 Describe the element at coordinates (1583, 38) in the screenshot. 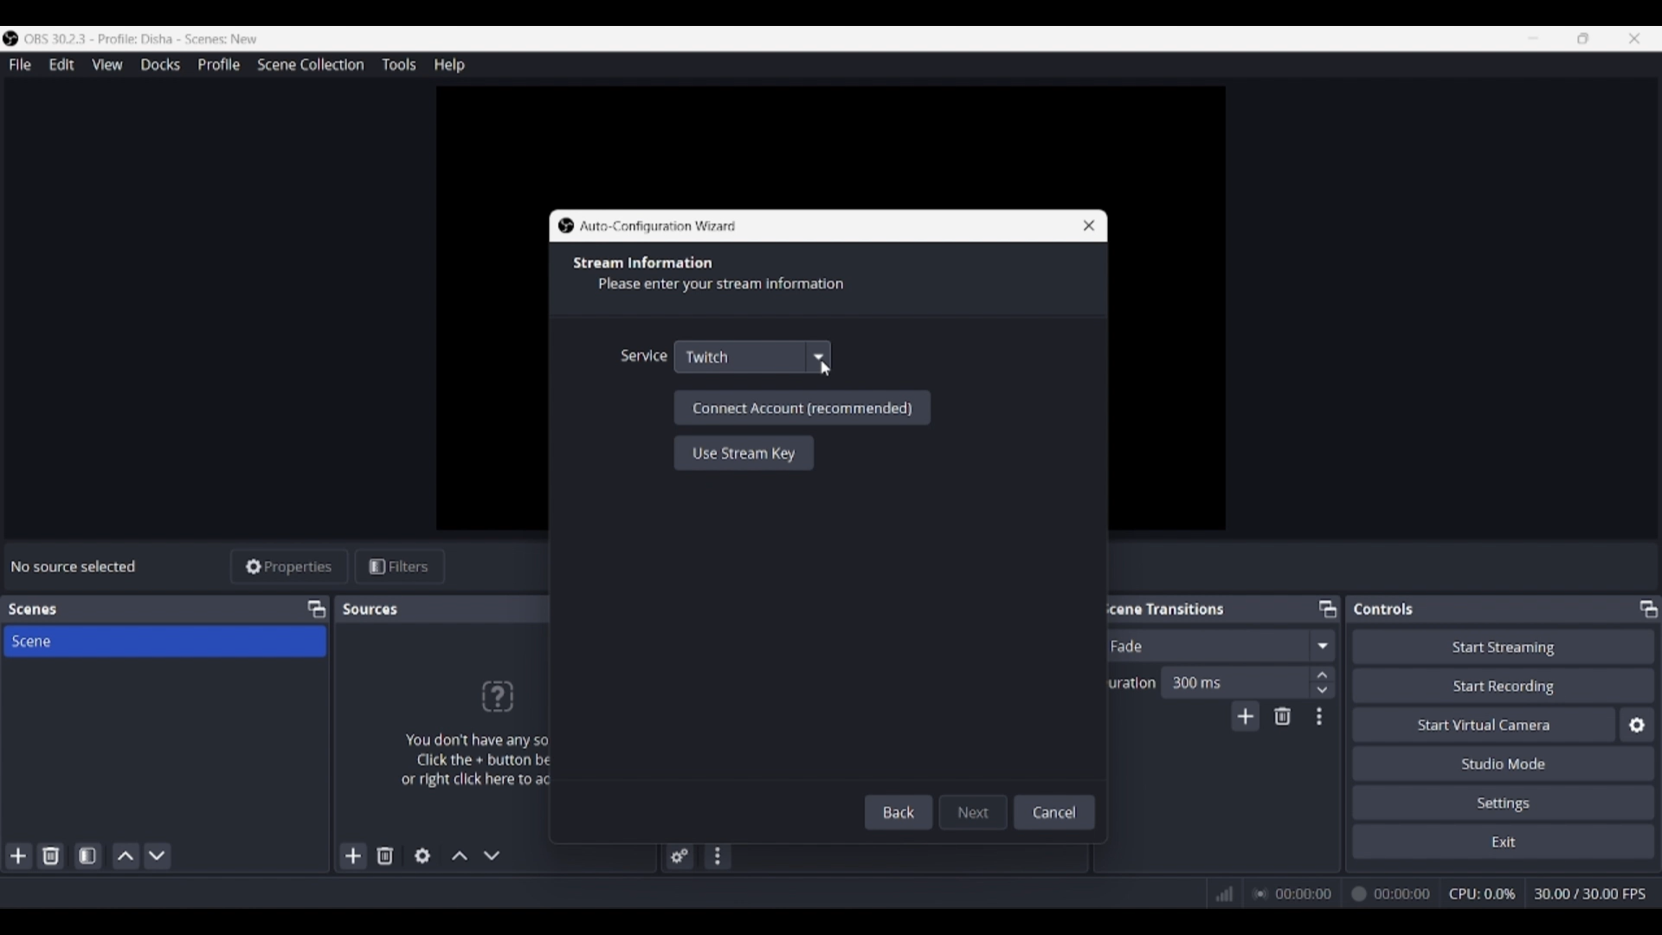

I see `Show interface in a smaller tab` at that location.